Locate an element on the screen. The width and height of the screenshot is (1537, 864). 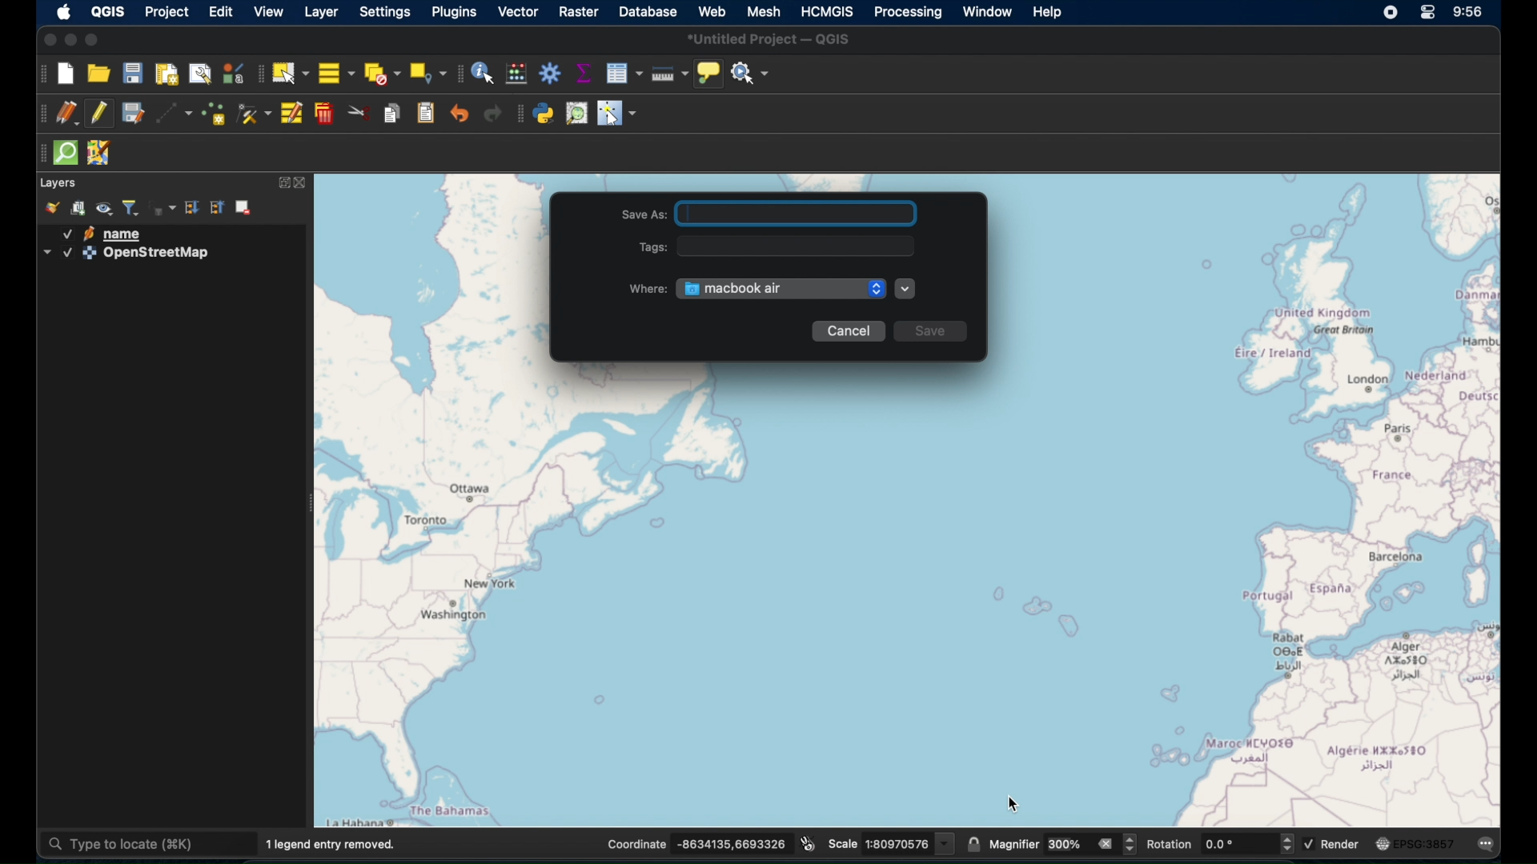
time is located at coordinates (1471, 14).